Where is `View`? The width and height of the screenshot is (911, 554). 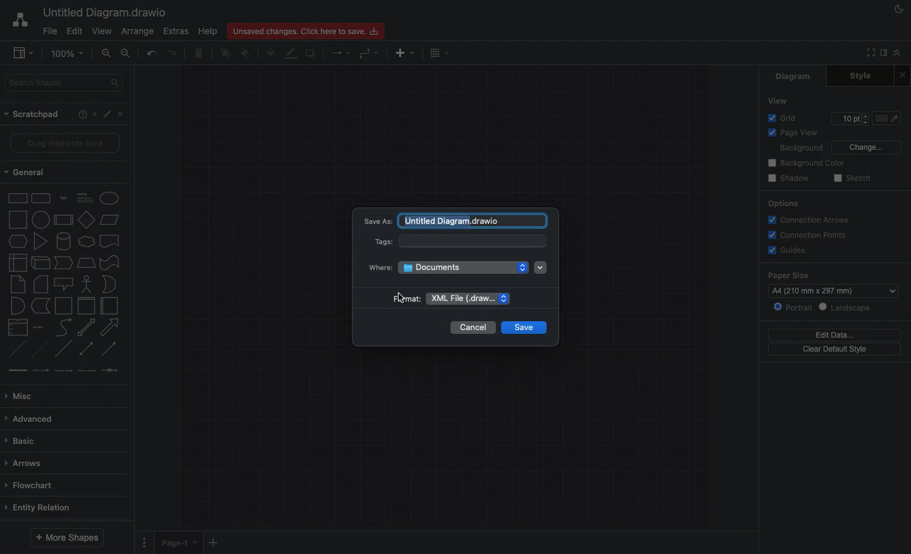 View is located at coordinates (102, 32).